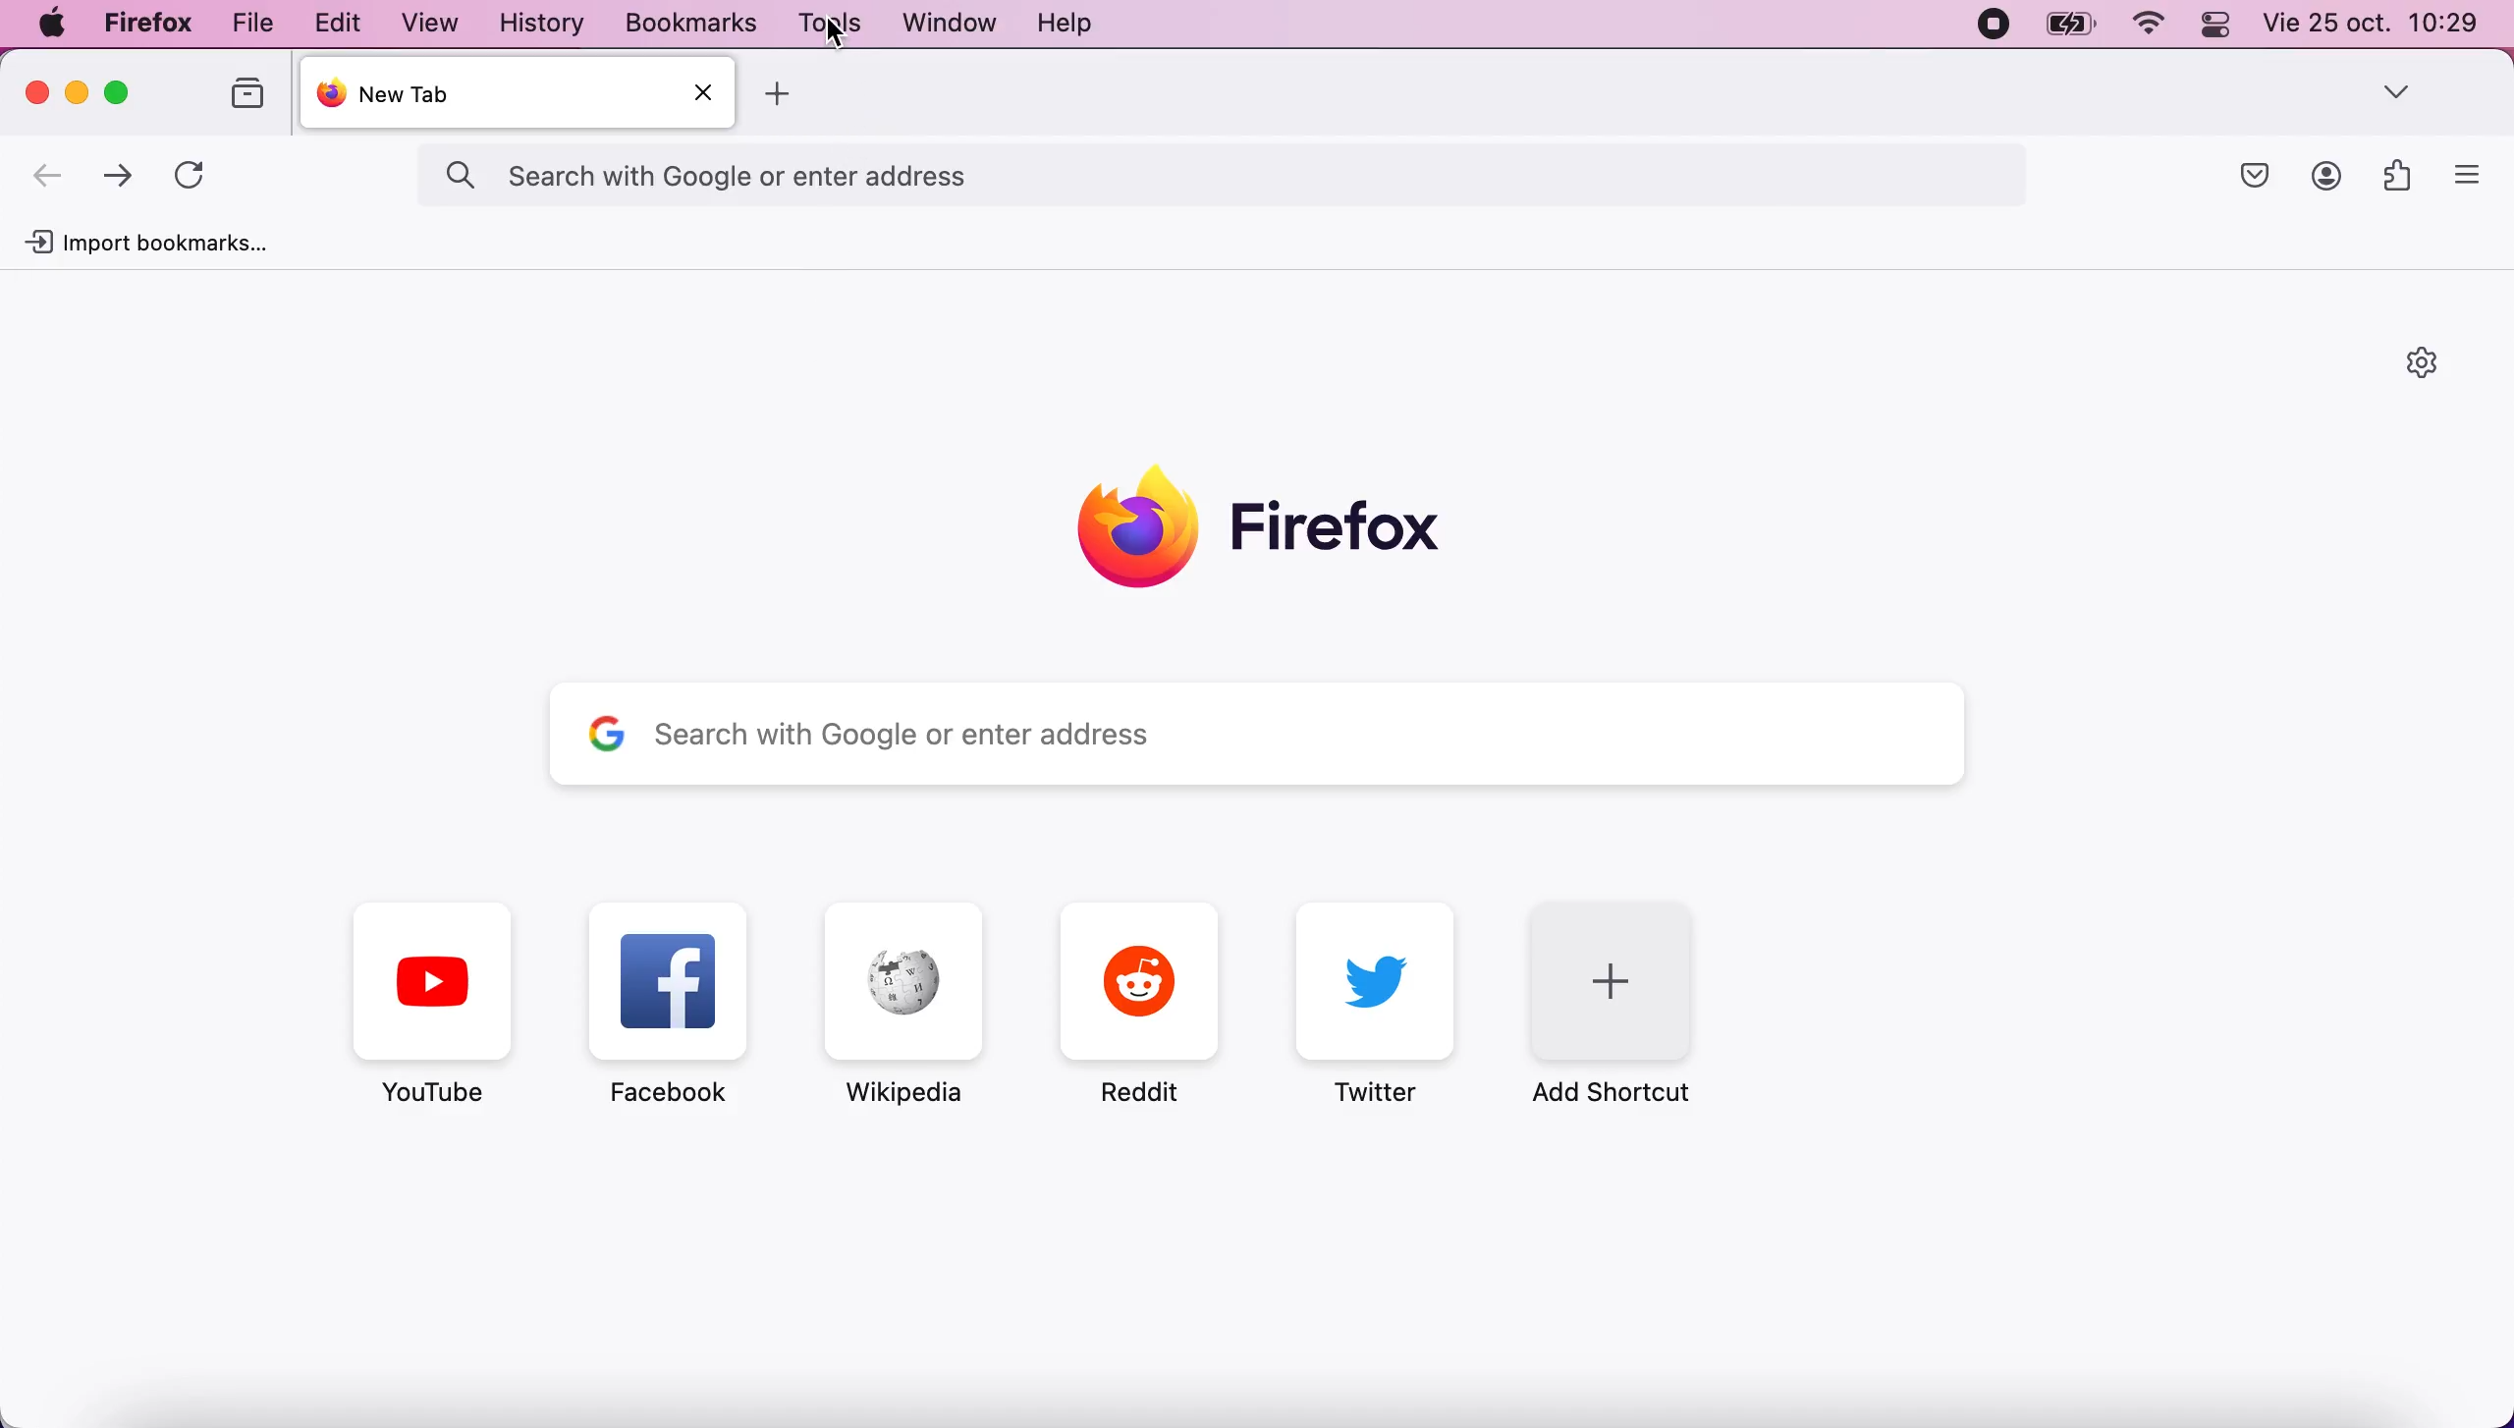  I want to click on Cursor, so click(836, 32).